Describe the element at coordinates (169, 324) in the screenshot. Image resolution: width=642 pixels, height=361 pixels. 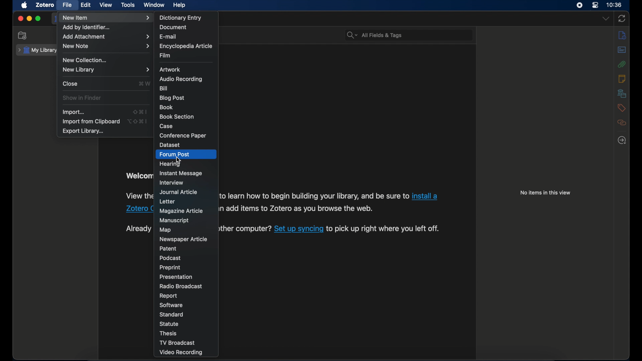
I see `statue` at that location.